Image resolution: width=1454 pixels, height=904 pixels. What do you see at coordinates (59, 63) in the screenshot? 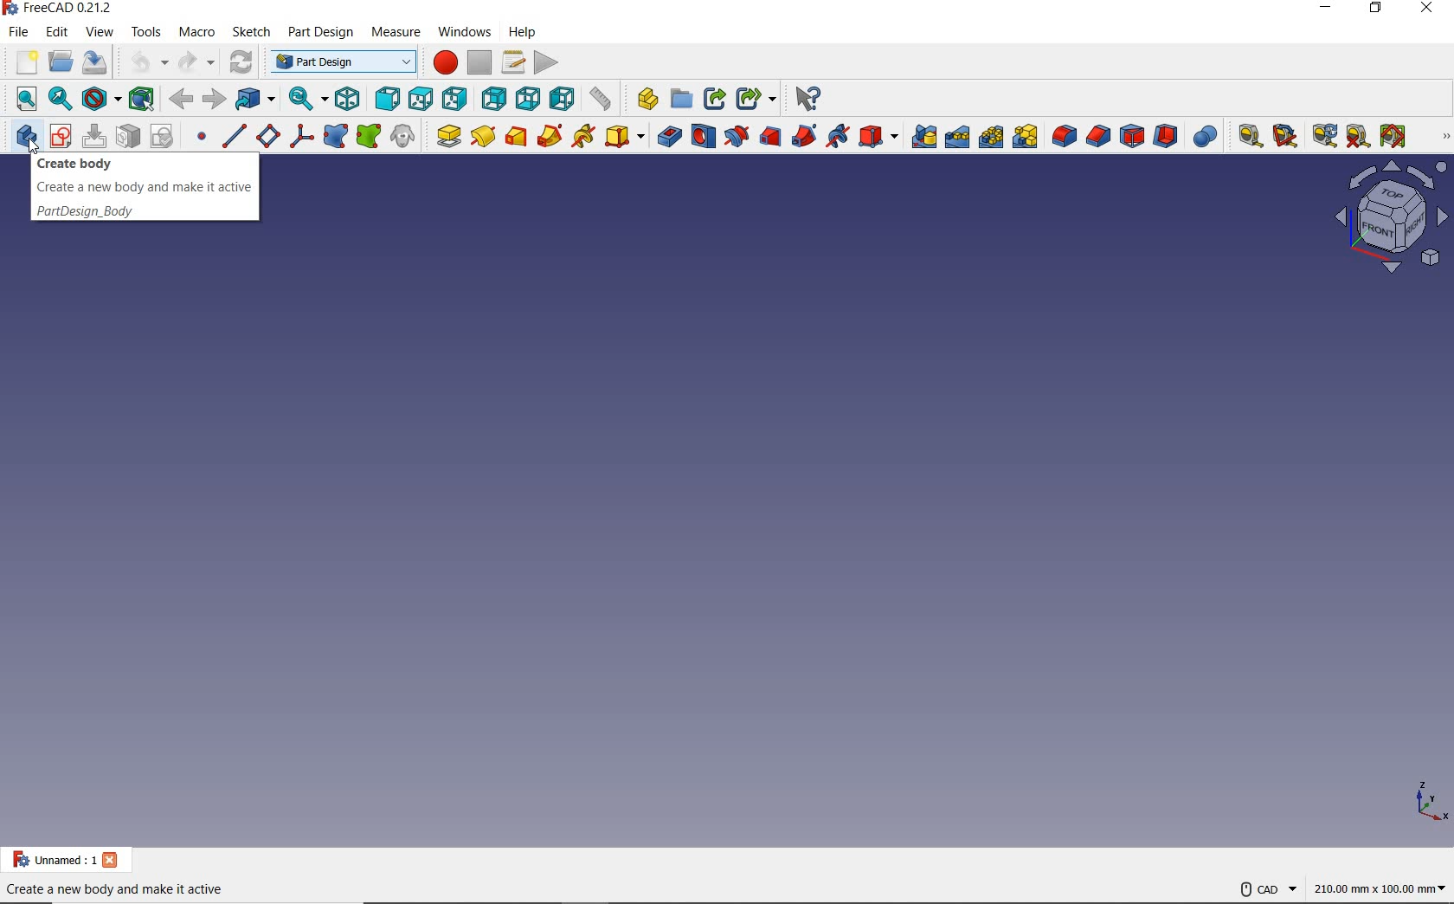
I see `open` at bounding box center [59, 63].